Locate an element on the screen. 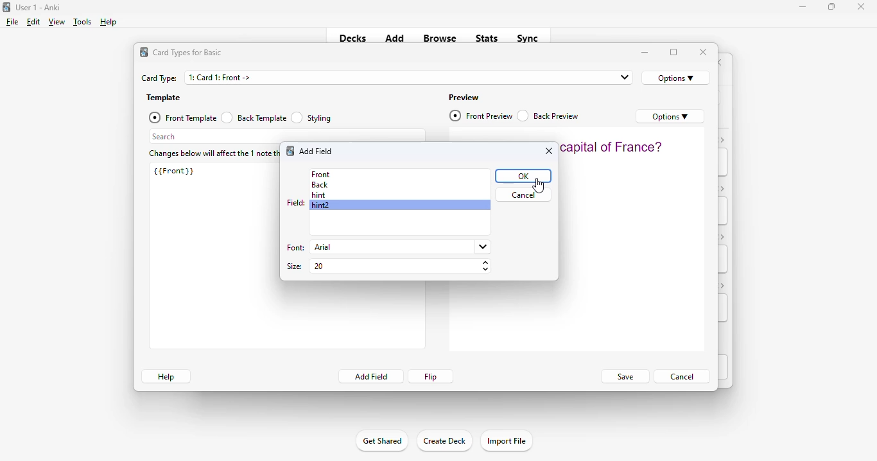  cursor is located at coordinates (538, 186).